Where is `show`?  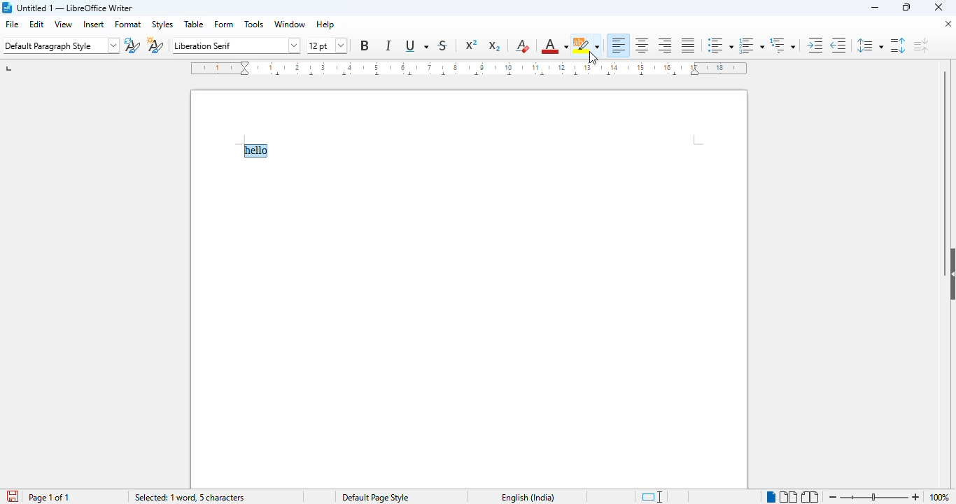
show is located at coordinates (950, 274).